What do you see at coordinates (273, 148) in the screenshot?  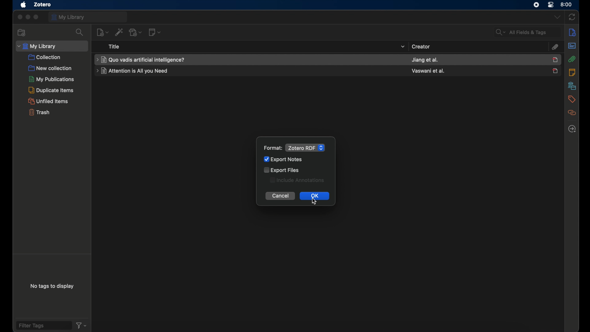 I see `format:` at bounding box center [273, 148].